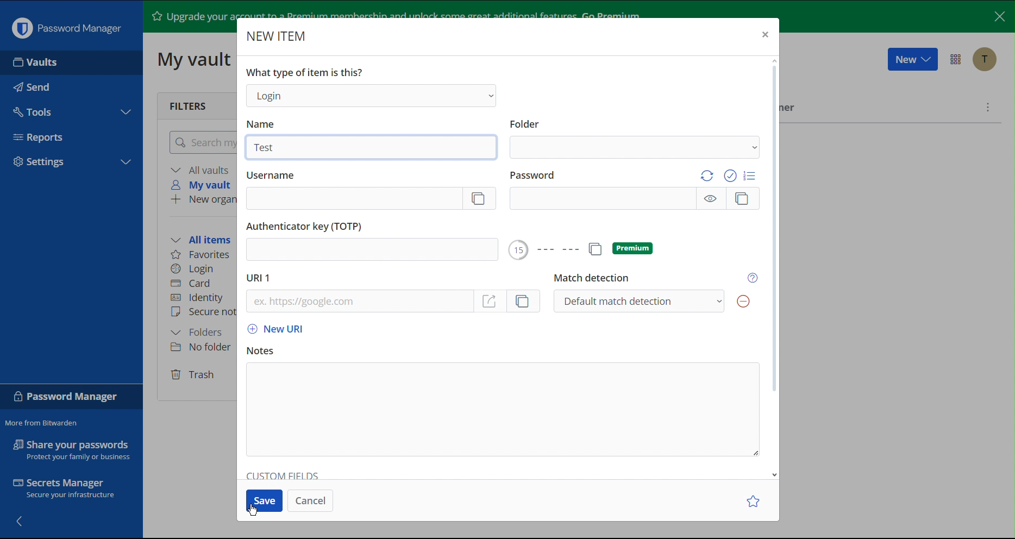 The height and width of the screenshot is (539, 1015). I want to click on Tools, so click(68, 110).